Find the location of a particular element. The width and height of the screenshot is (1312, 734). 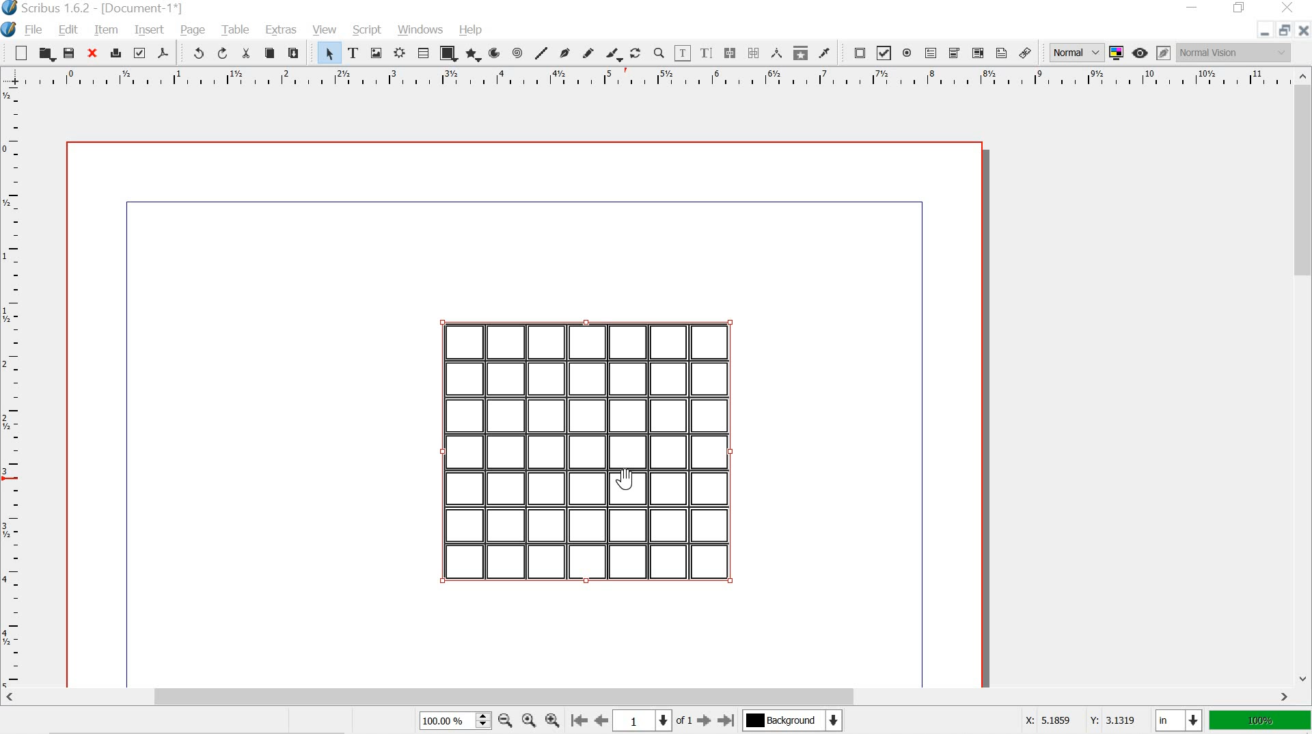

link text frames is located at coordinates (729, 53).